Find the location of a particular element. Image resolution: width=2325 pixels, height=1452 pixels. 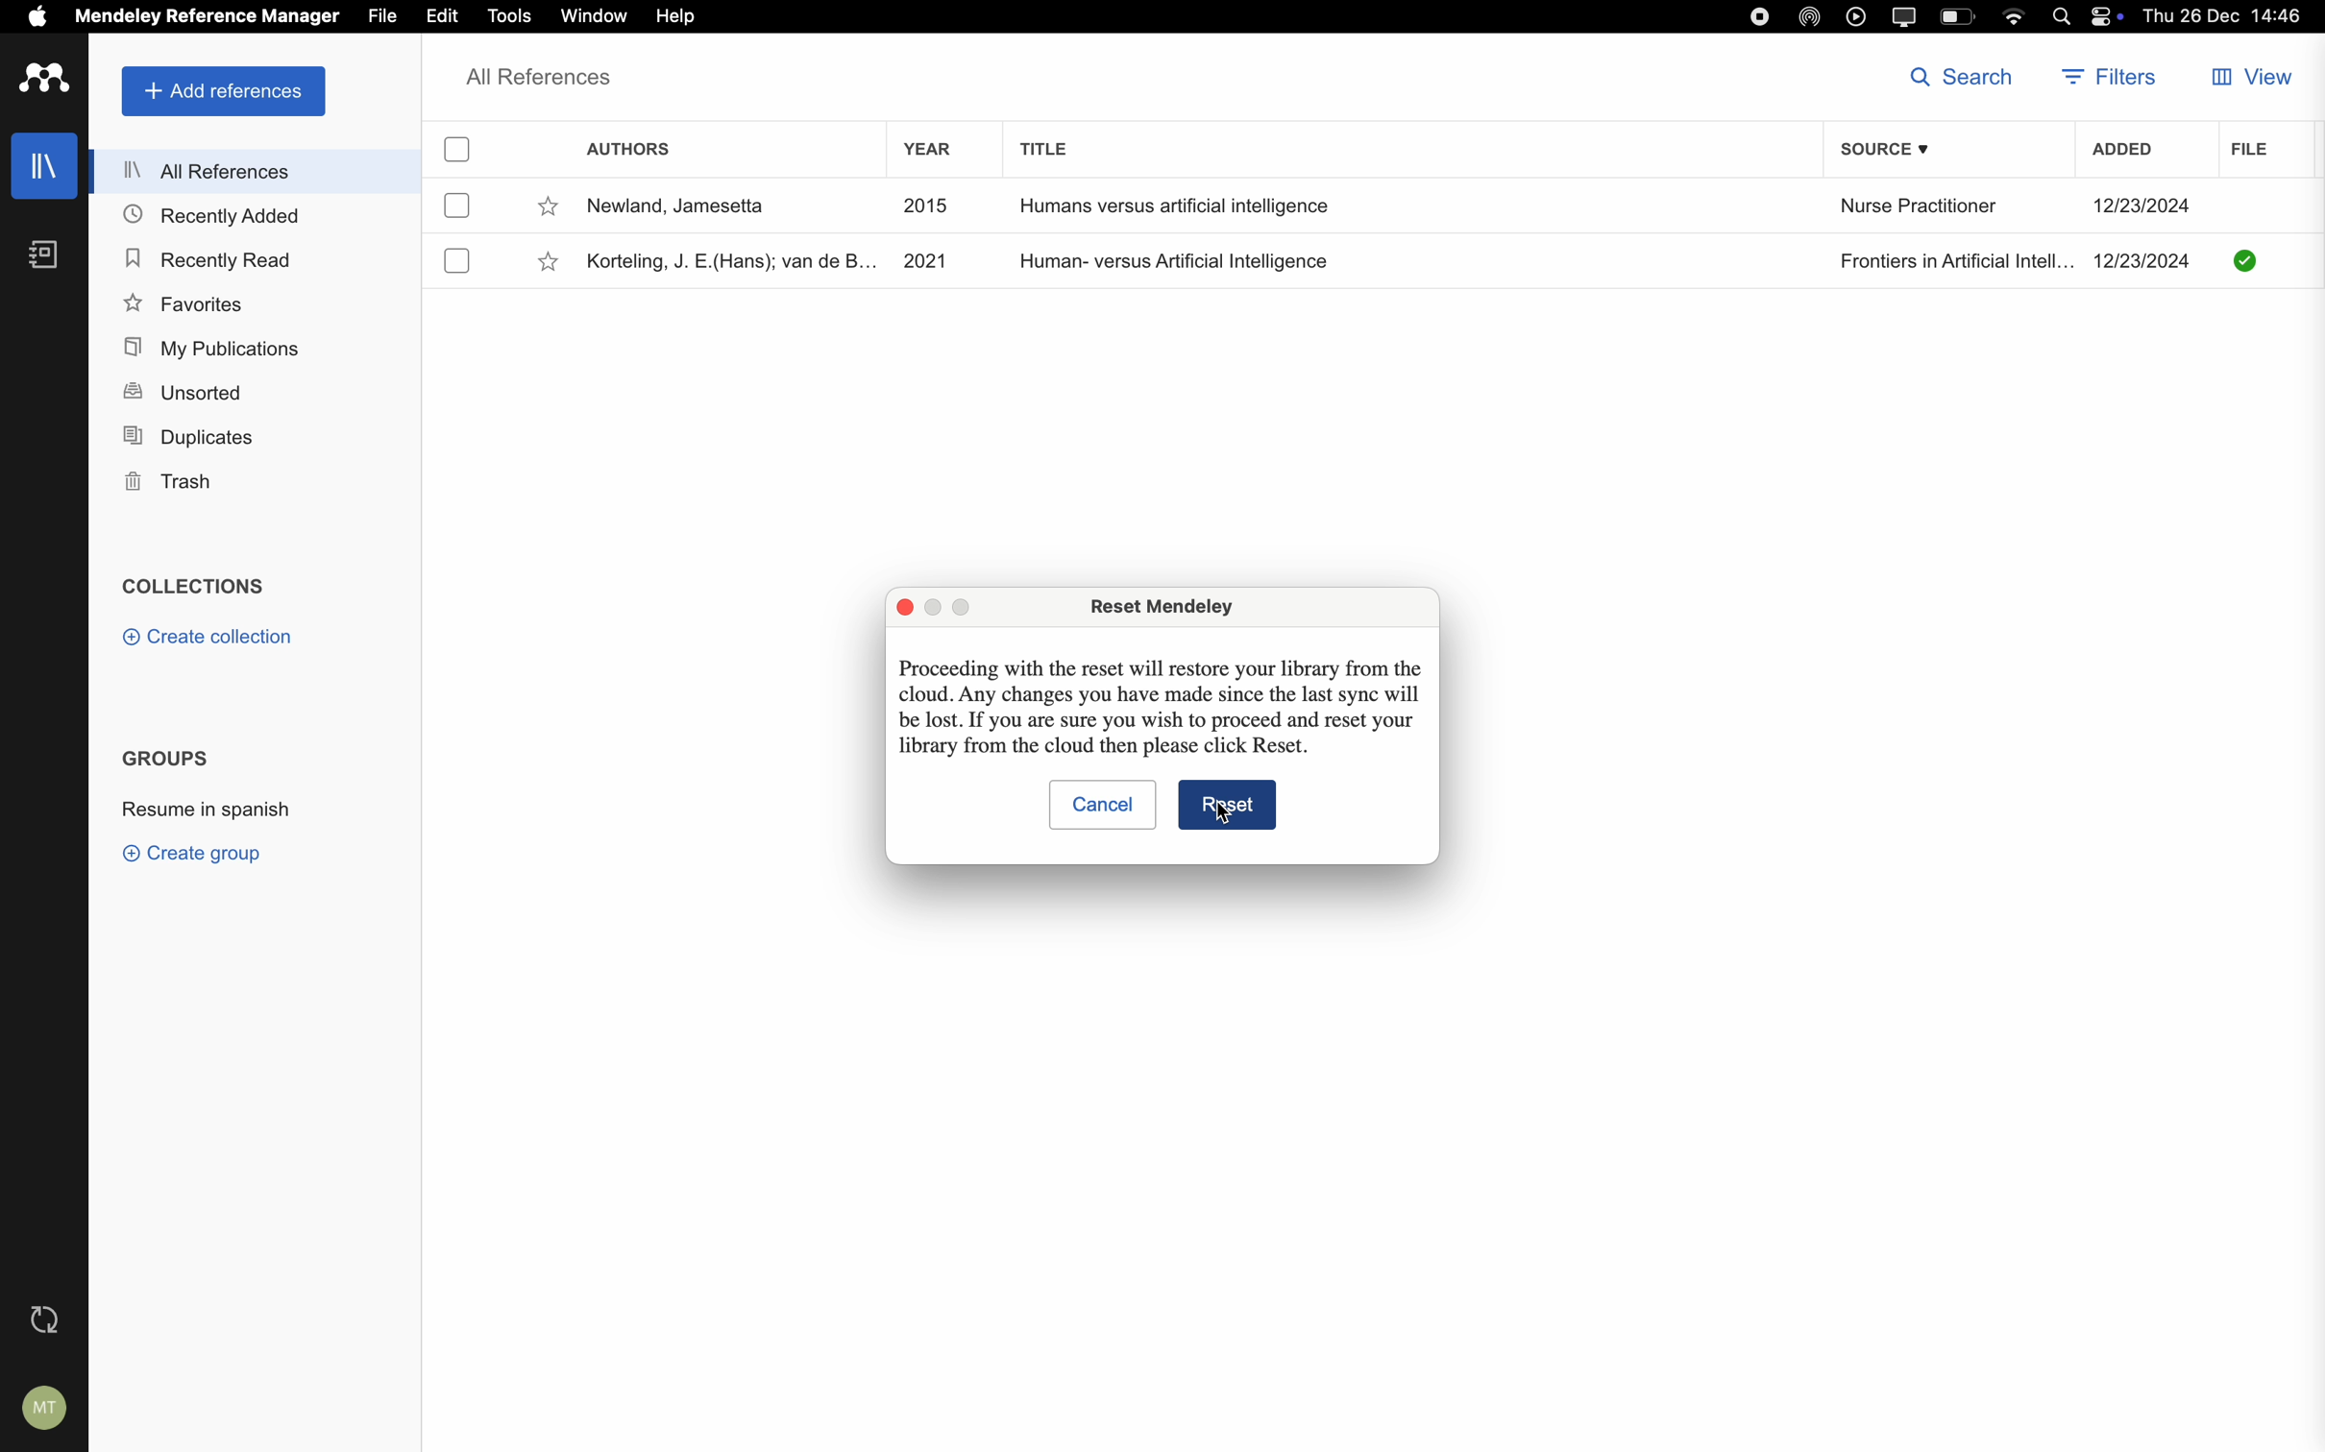

Human- versus Artificial Intelligence is located at coordinates (1163, 263).